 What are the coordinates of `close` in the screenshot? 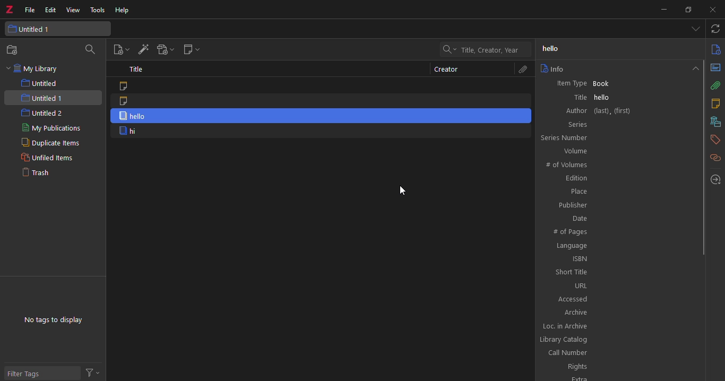 It's located at (710, 10).